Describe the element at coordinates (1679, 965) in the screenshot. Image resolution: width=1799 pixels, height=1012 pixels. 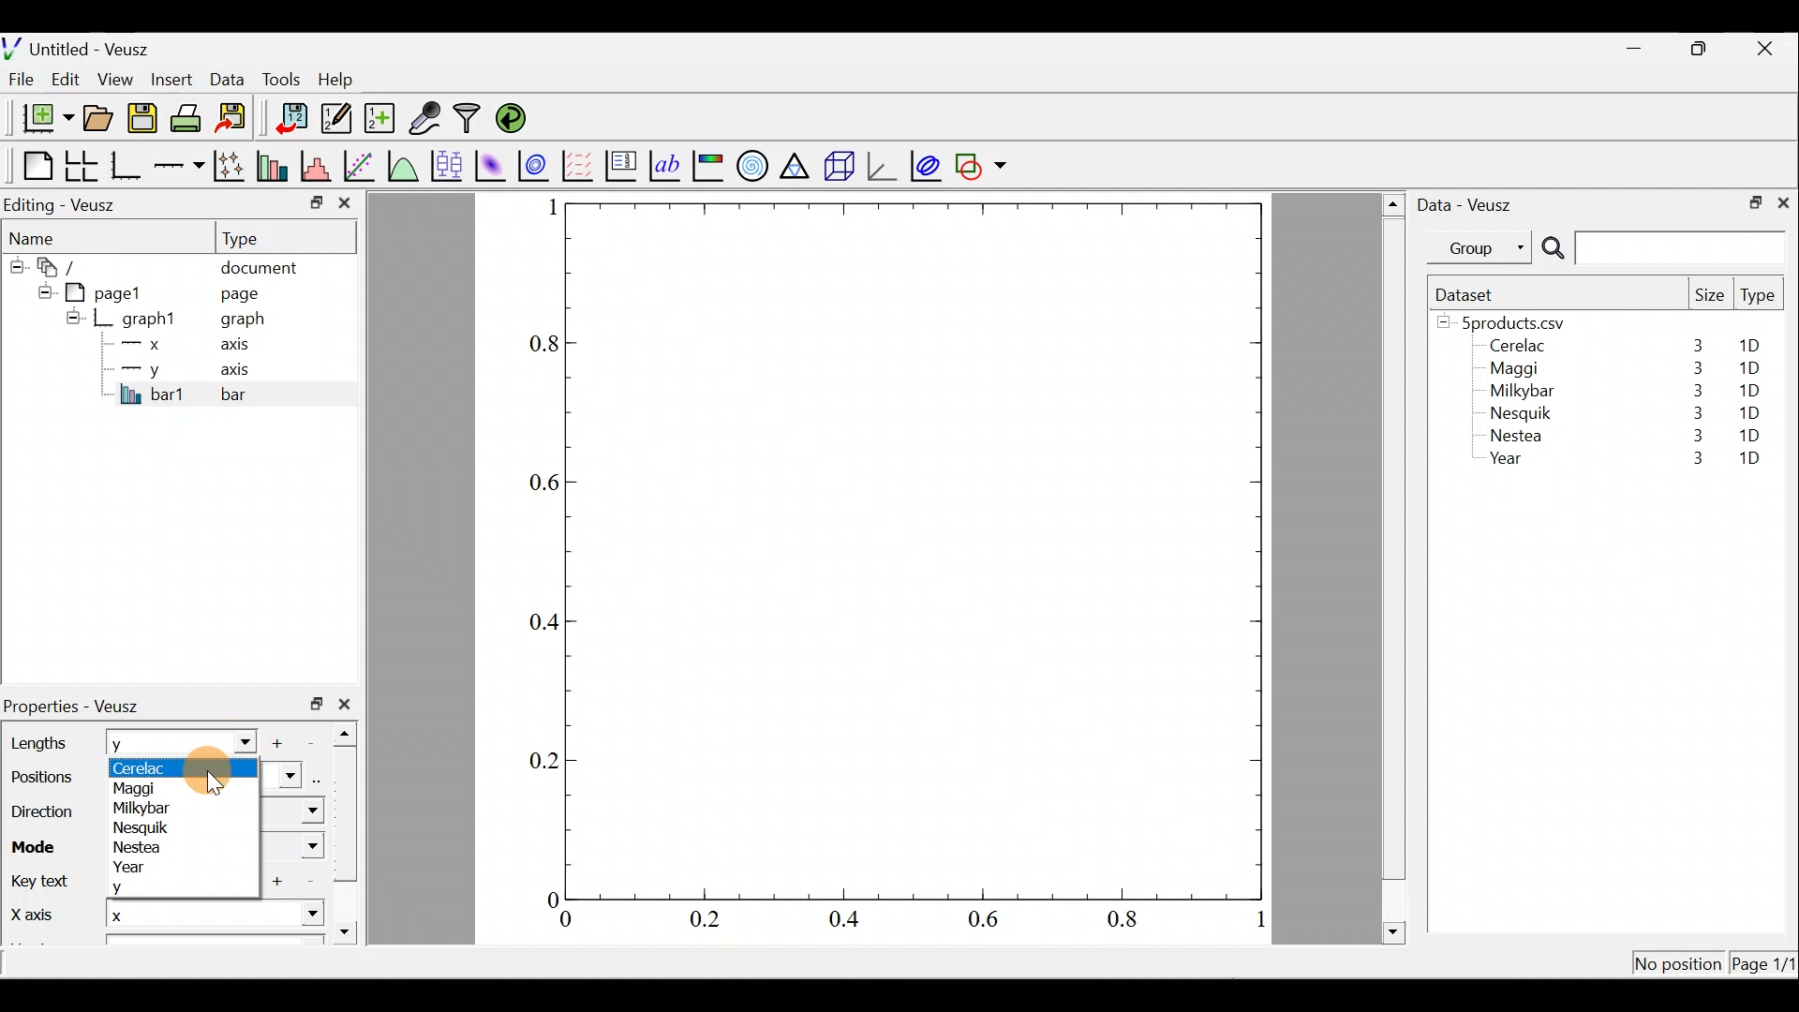
I see `No position` at that location.